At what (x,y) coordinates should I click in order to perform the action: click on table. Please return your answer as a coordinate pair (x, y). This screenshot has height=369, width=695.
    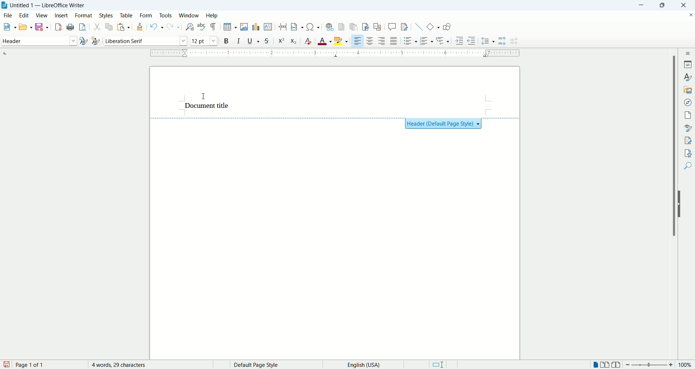
    Looking at the image, I should click on (126, 15).